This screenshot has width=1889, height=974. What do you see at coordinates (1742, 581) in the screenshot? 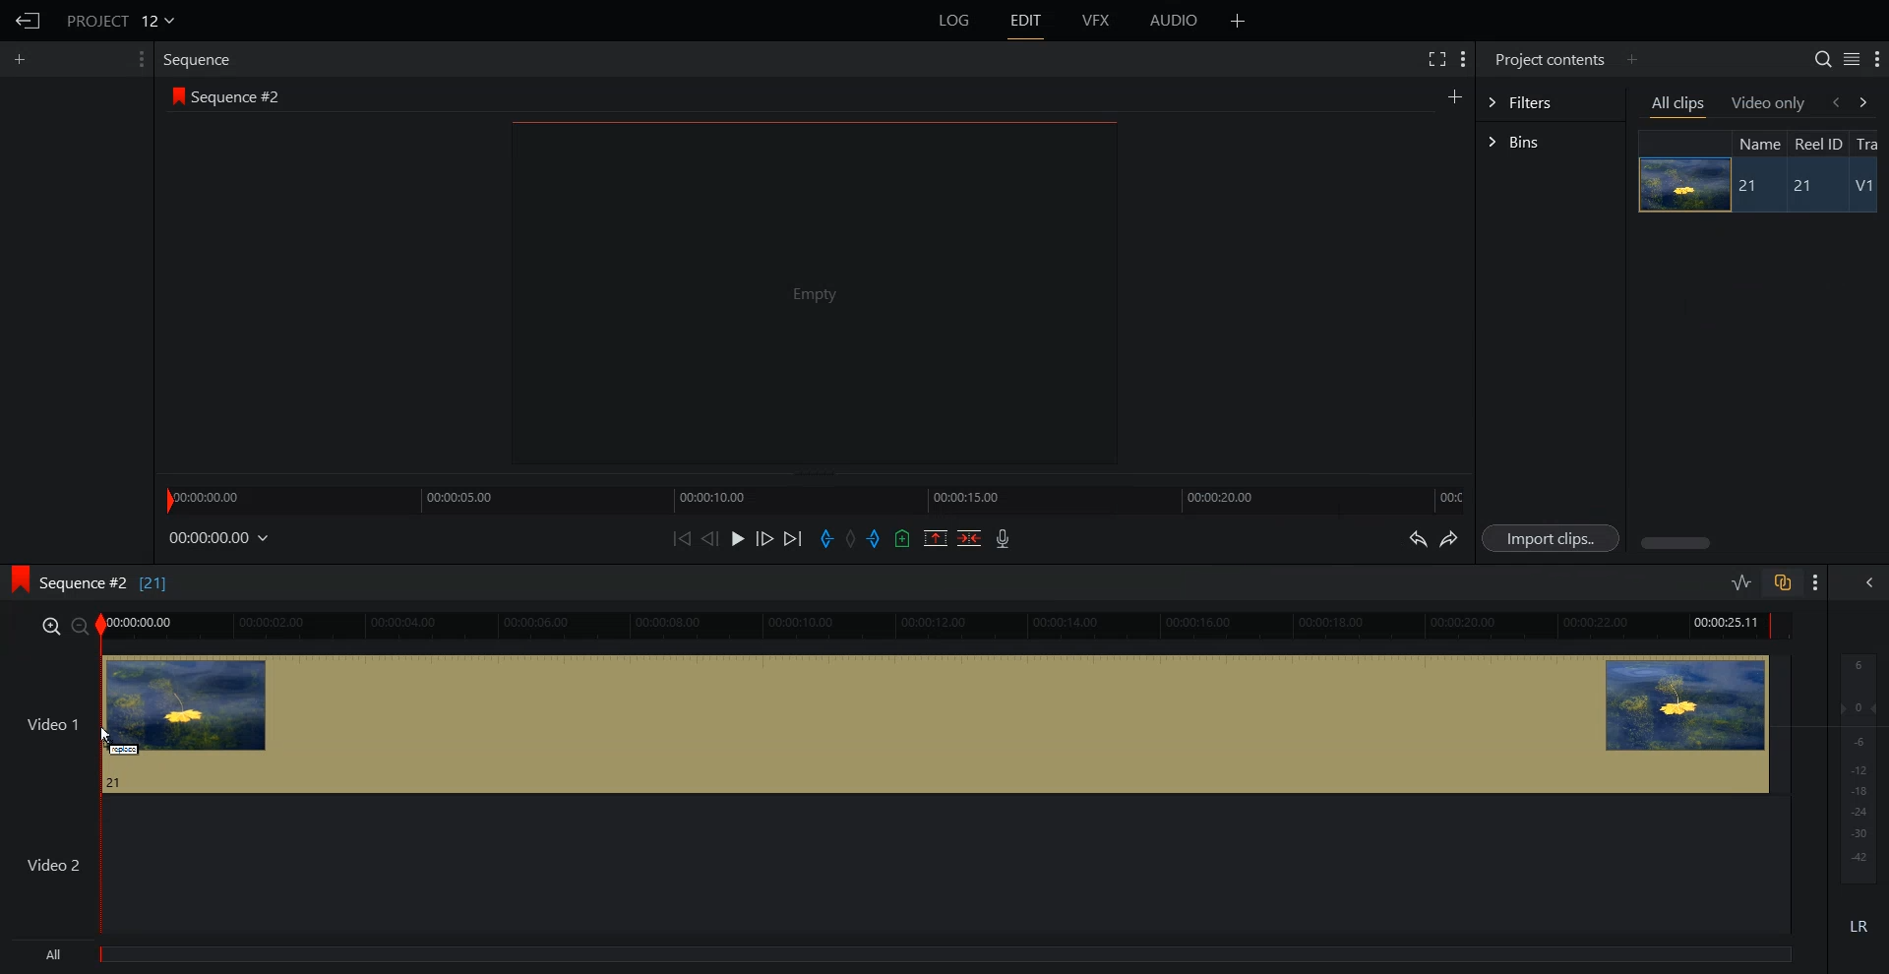
I see `Toggle audio level editing` at bounding box center [1742, 581].